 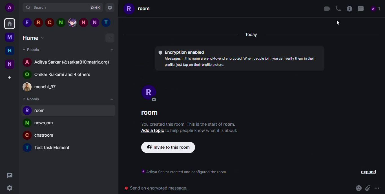 I want to click on profile image, so click(x=27, y=87).